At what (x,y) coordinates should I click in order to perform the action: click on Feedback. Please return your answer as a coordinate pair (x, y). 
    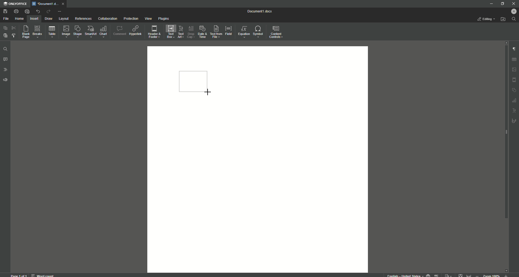
    Looking at the image, I should click on (6, 80).